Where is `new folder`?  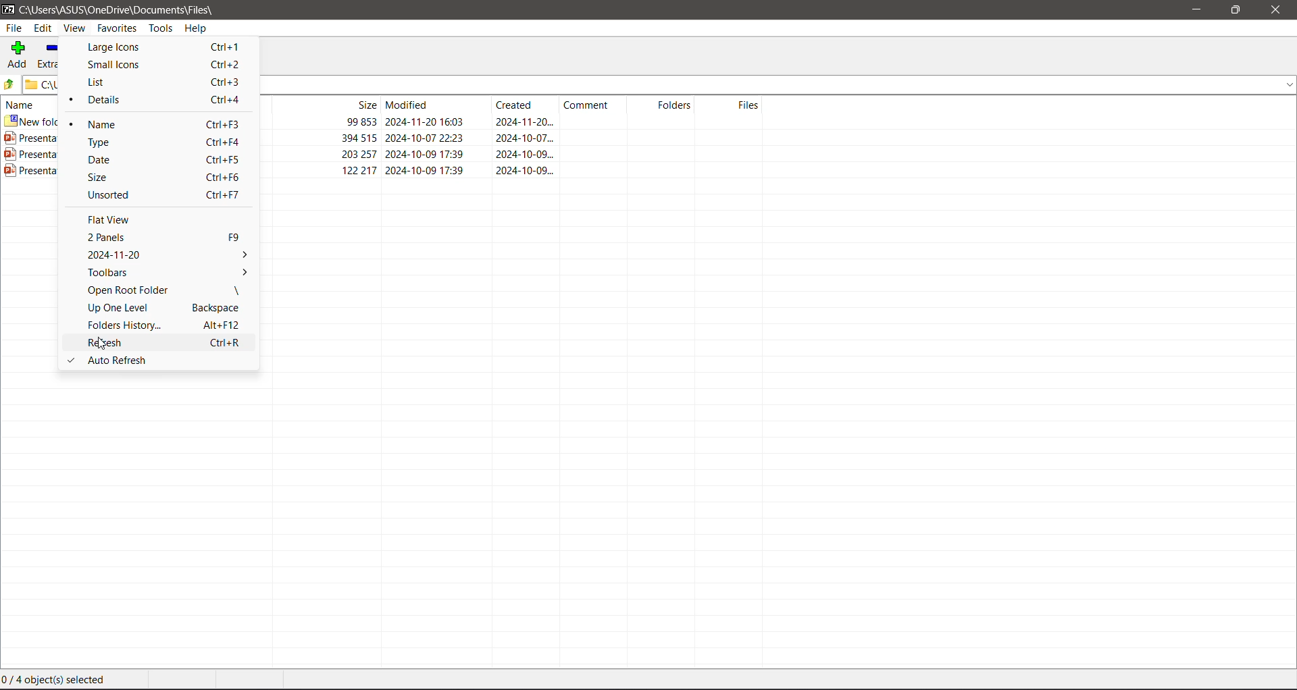 new folder is located at coordinates (513, 120).